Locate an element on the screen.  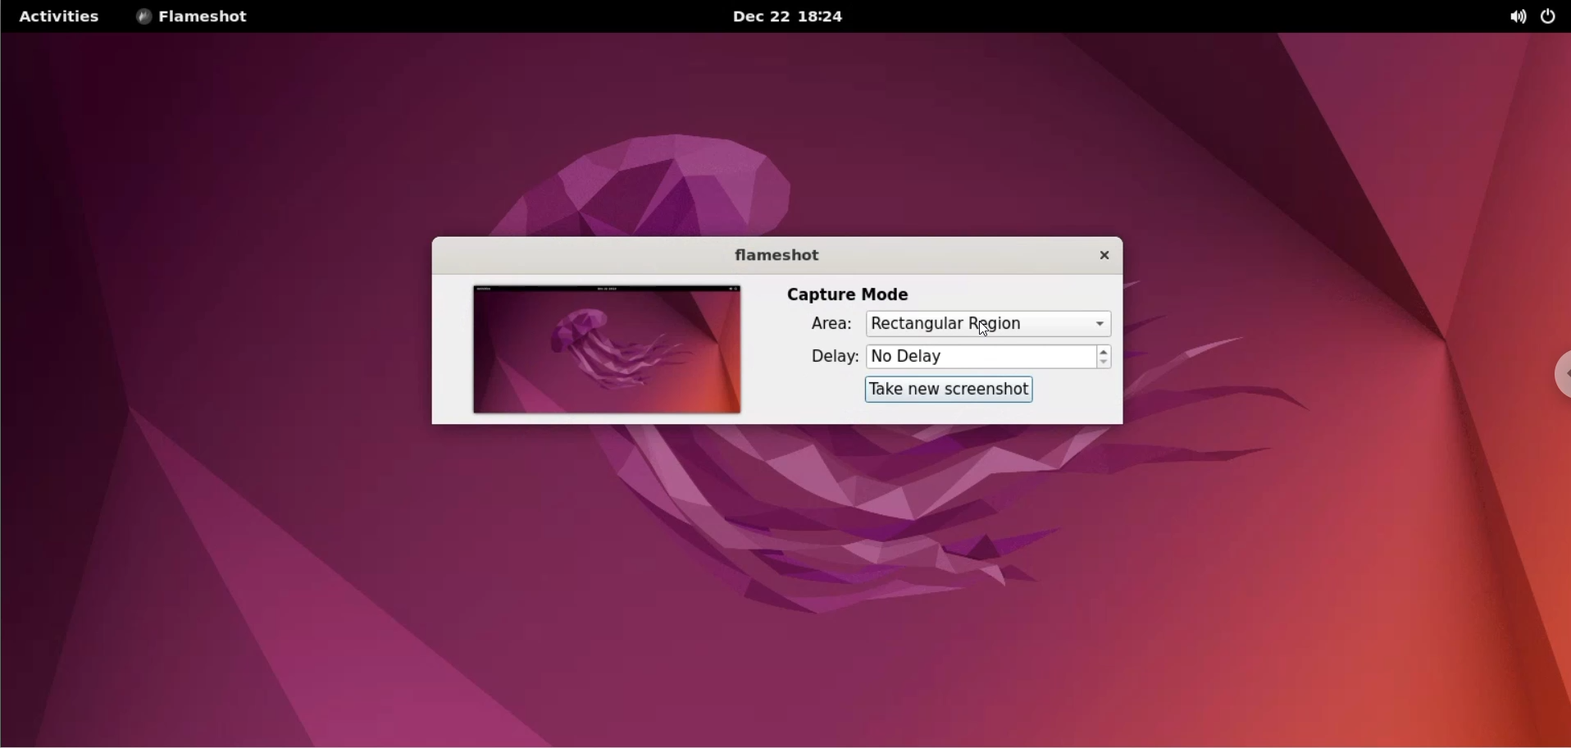
area: is located at coordinates (822, 324).